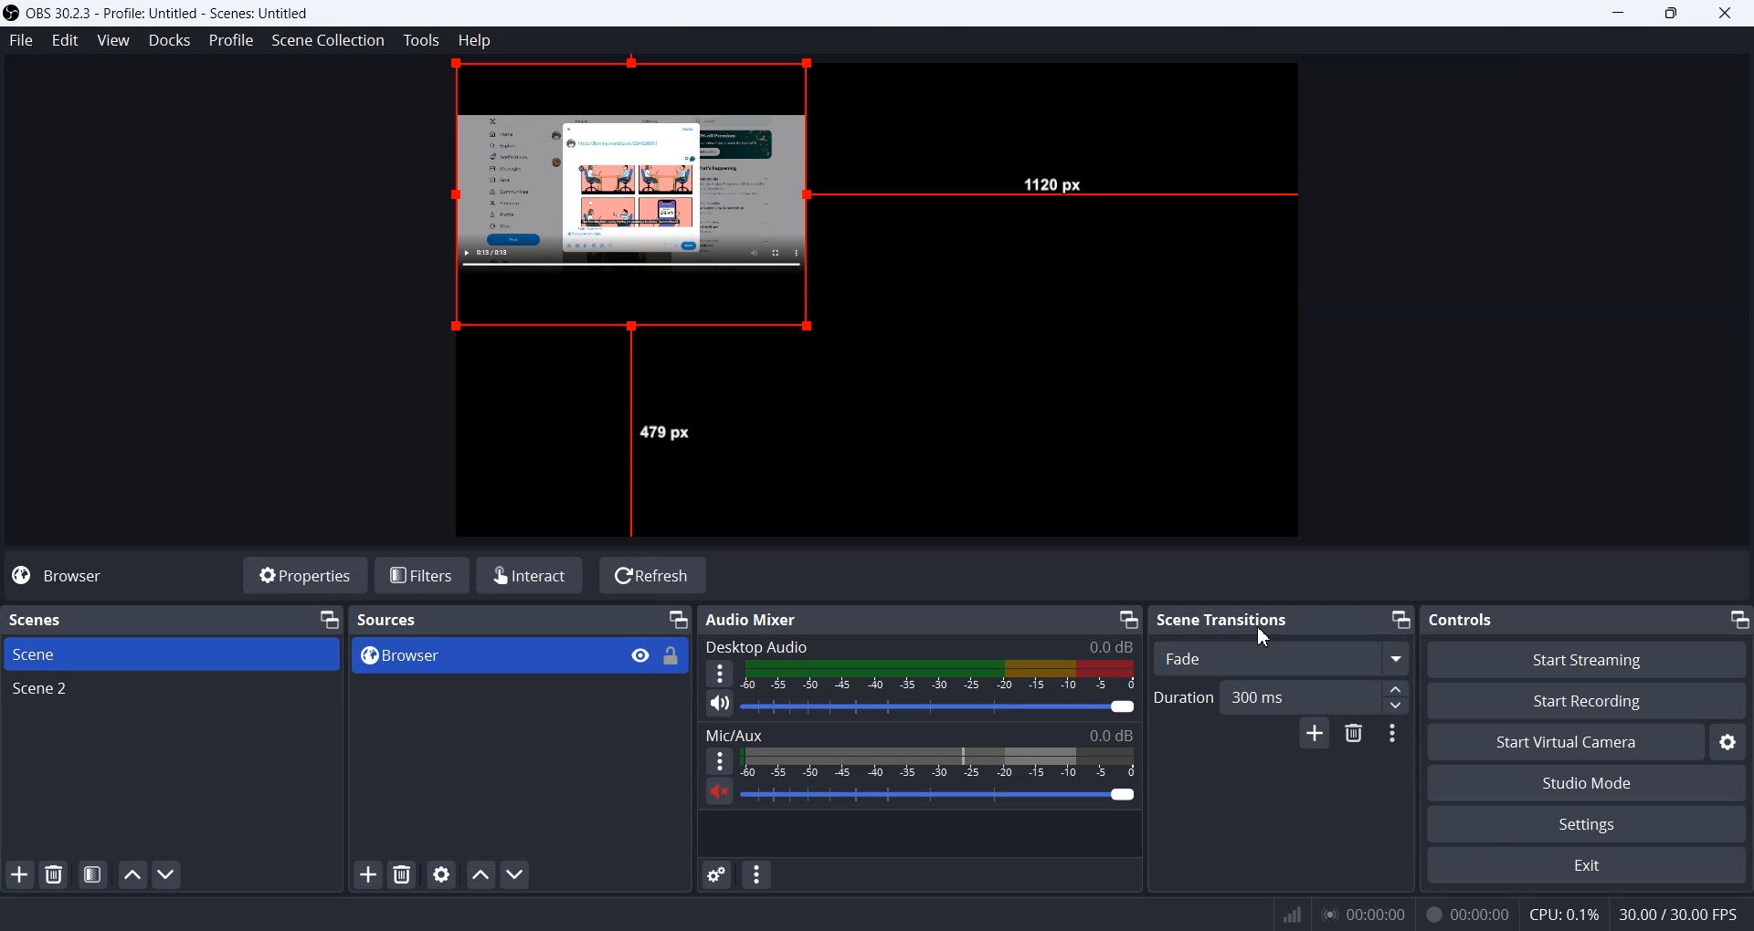 The height and width of the screenshot is (931, 1754). What do you see at coordinates (755, 874) in the screenshot?
I see `Audio mixer menu` at bounding box center [755, 874].